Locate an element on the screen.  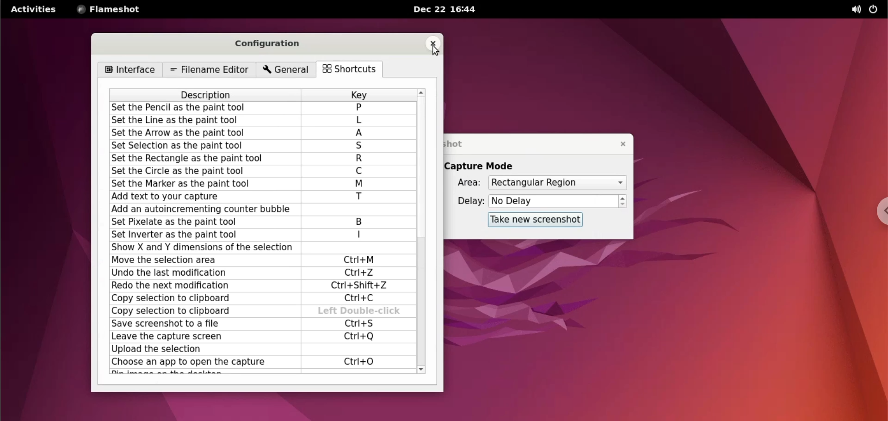
take new screenshot is located at coordinates (536, 220).